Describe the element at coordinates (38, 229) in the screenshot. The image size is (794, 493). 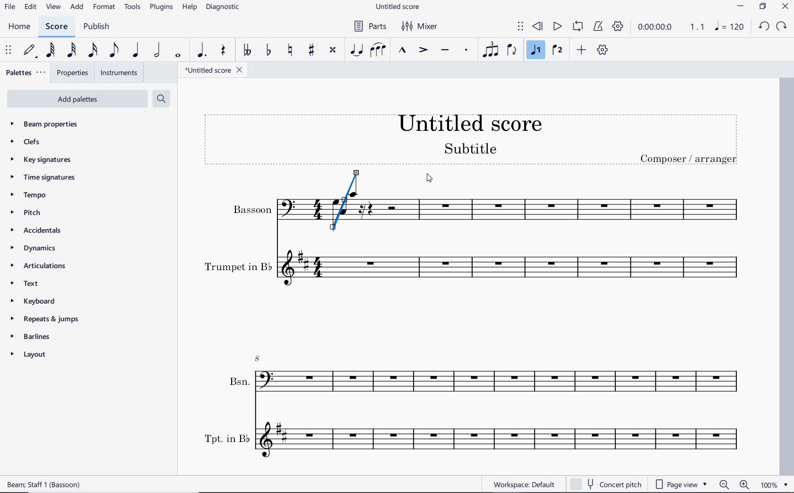
I see `accidentals` at that location.